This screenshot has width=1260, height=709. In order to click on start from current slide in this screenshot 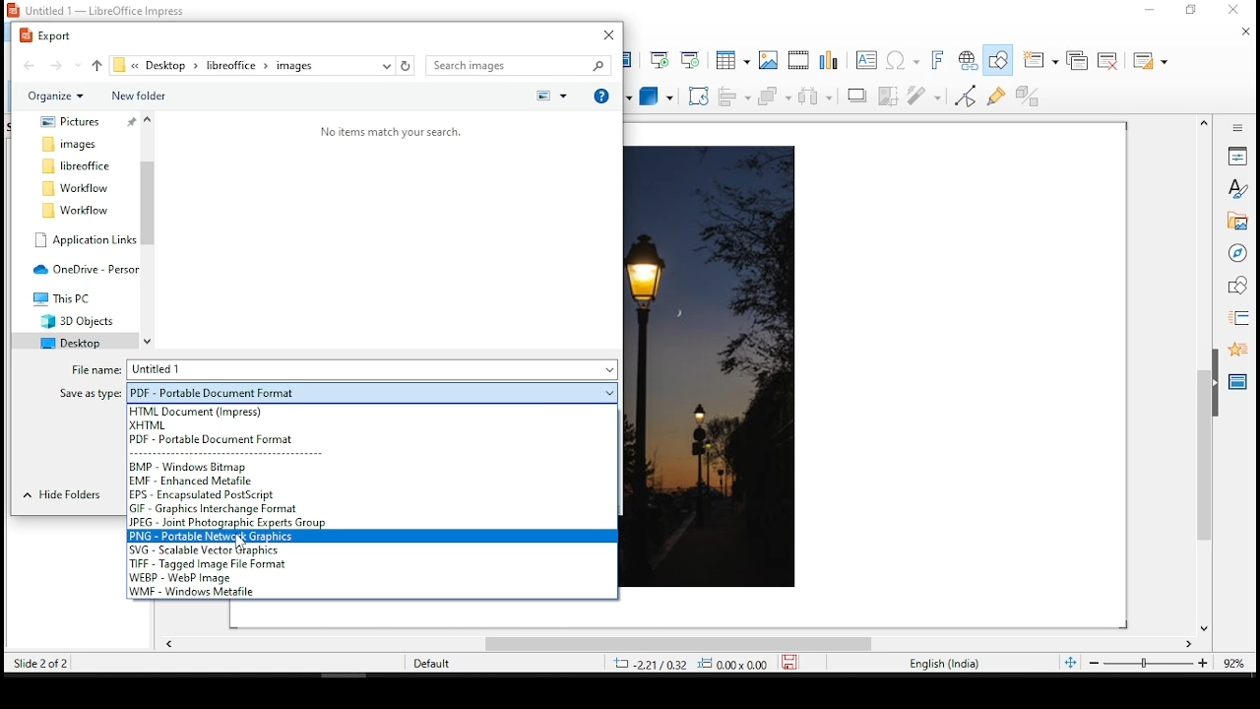, I will do `click(692, 58)`.